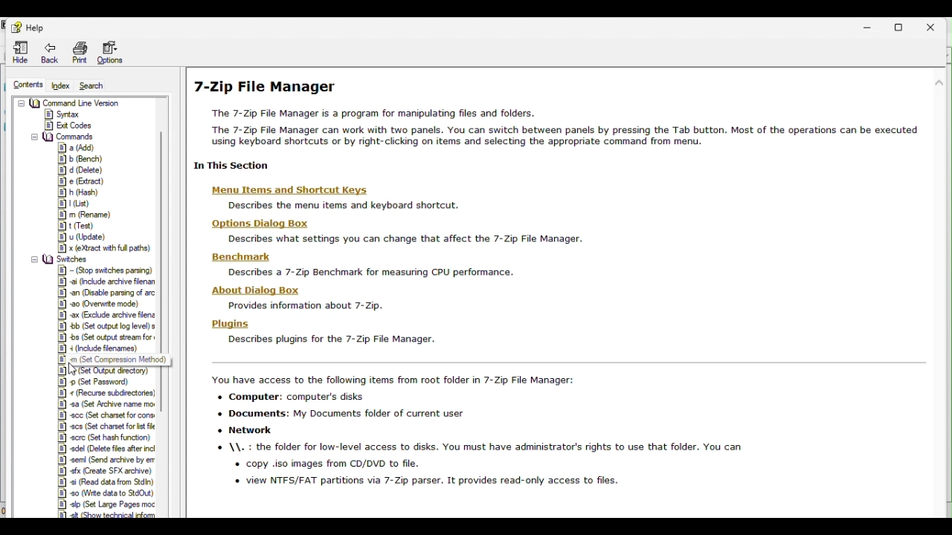  I want to click on stop parsing, so click(105, 270).